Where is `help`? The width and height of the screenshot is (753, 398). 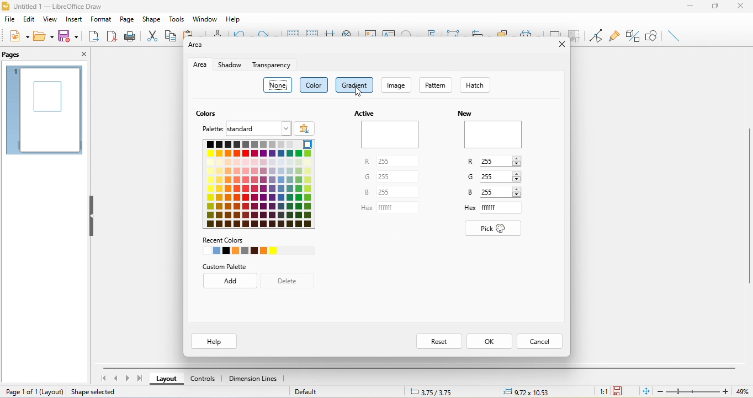
help is located at coordinates (235, 19).